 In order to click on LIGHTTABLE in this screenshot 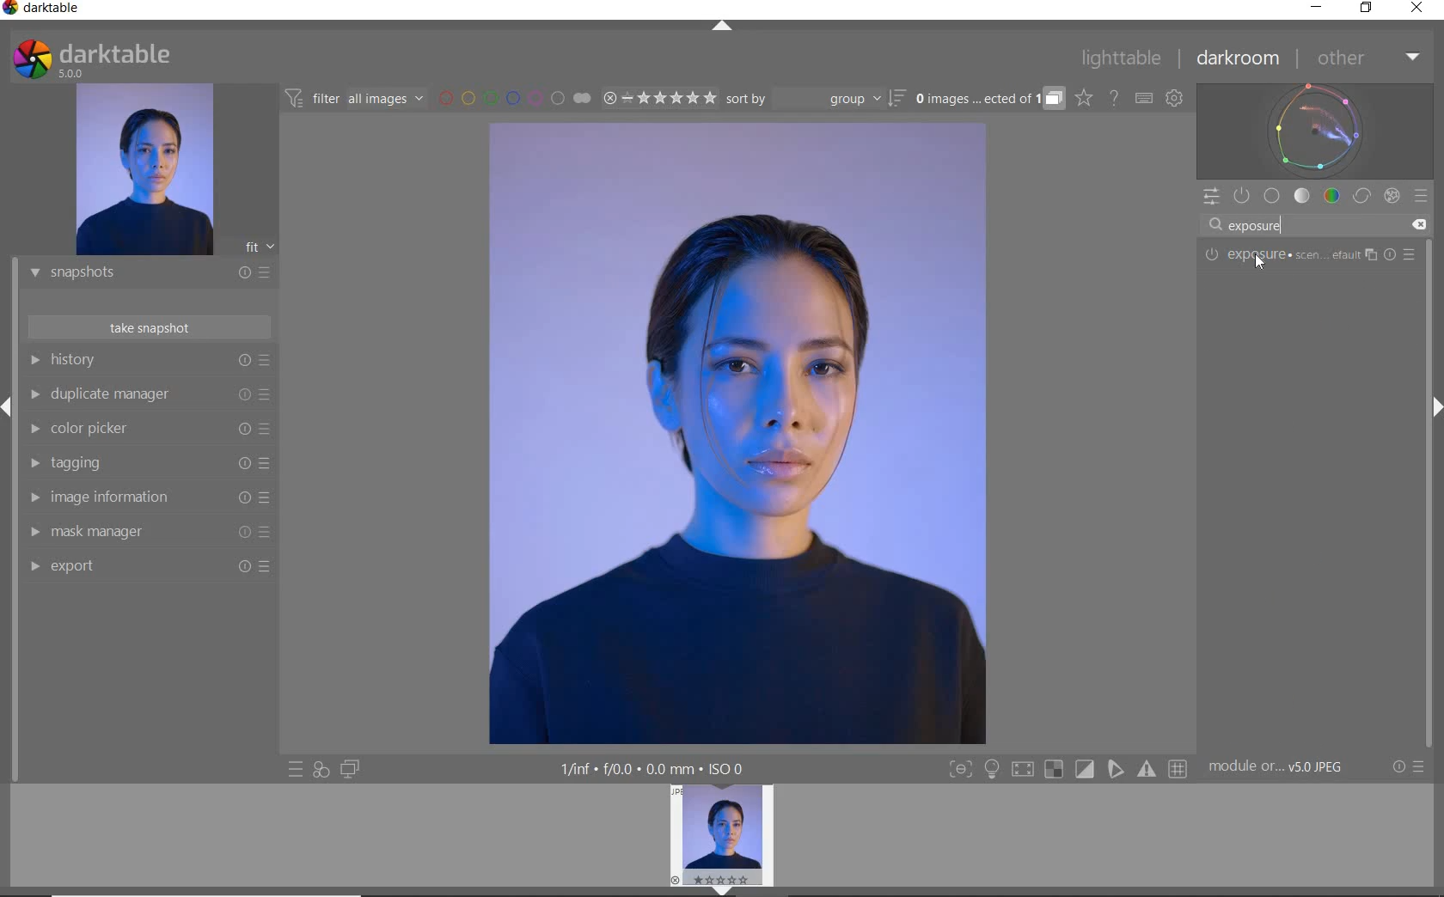, I will do `click(1122, 61)`.